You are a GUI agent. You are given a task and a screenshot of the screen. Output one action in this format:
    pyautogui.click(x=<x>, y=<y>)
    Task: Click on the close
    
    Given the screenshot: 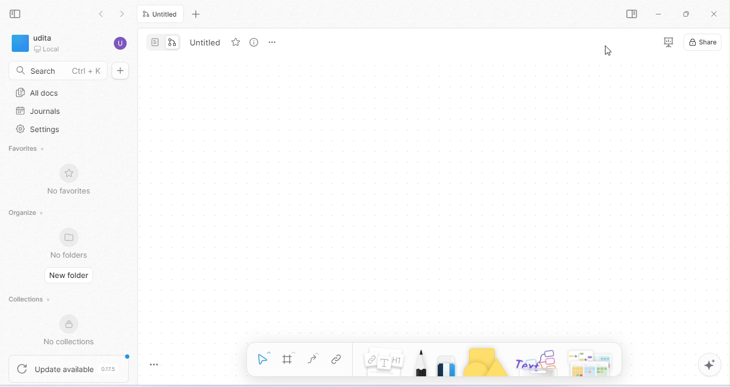 What is the action you would take?
    pyautogui.click(x=714, y=14)
    